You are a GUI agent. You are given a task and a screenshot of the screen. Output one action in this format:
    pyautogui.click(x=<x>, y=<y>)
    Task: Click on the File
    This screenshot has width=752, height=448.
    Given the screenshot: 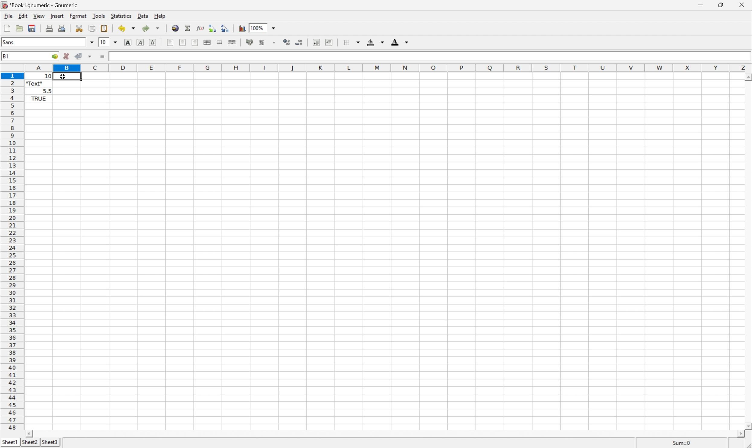 What is the action you would take?
    pyautogui.click(x=8, y=15)
    